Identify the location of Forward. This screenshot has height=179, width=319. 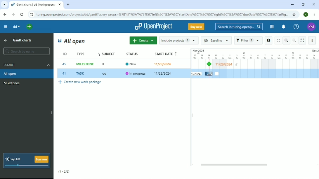
(13, 15).